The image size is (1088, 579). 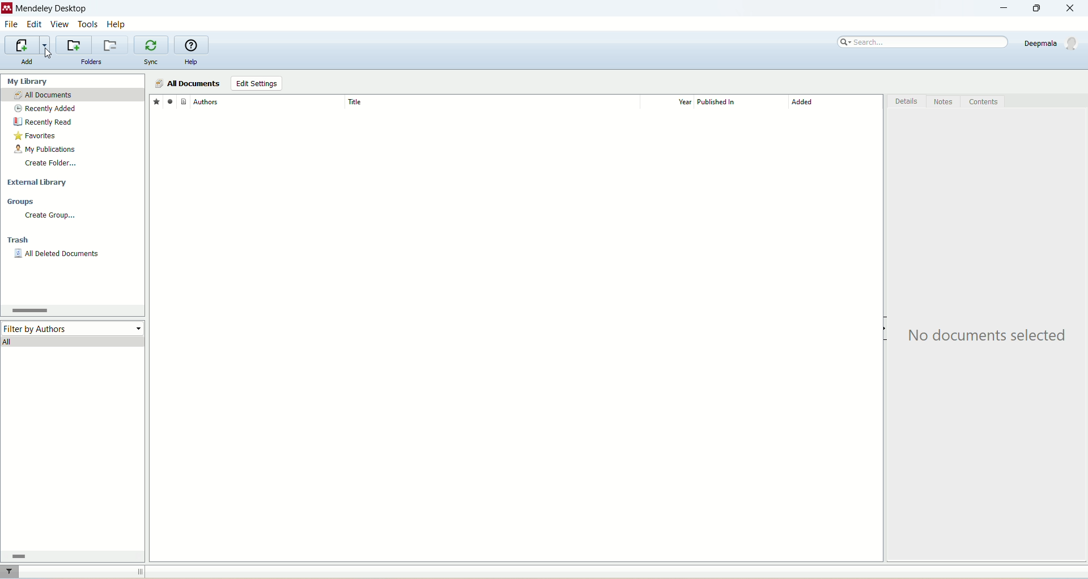 I want to click on recently added, so click(x=45, y=109).